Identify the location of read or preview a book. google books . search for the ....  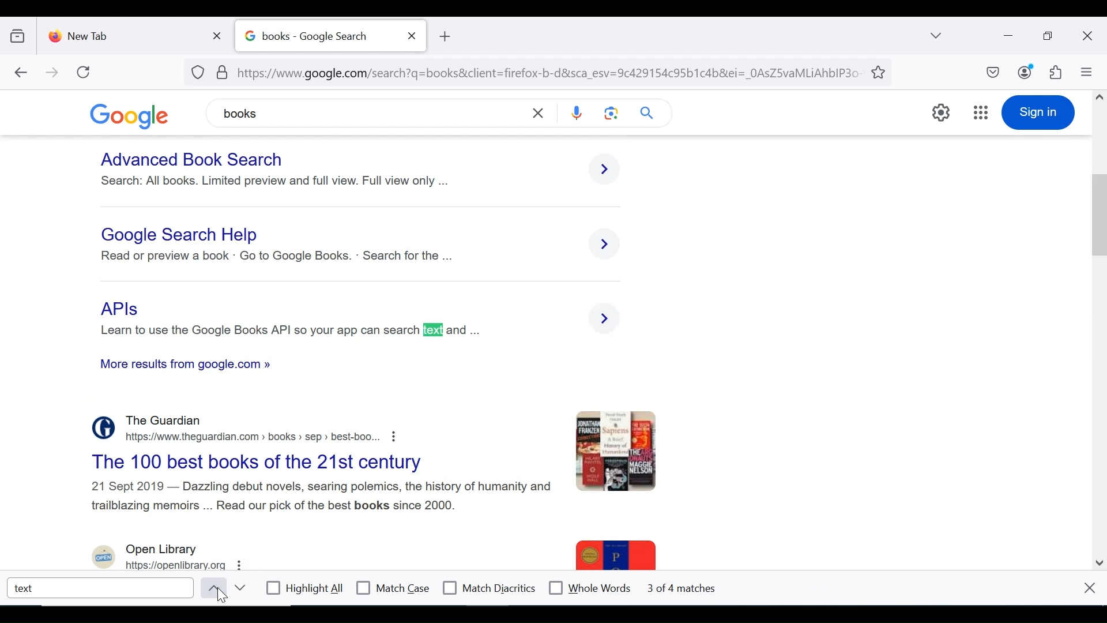
(281, 258).